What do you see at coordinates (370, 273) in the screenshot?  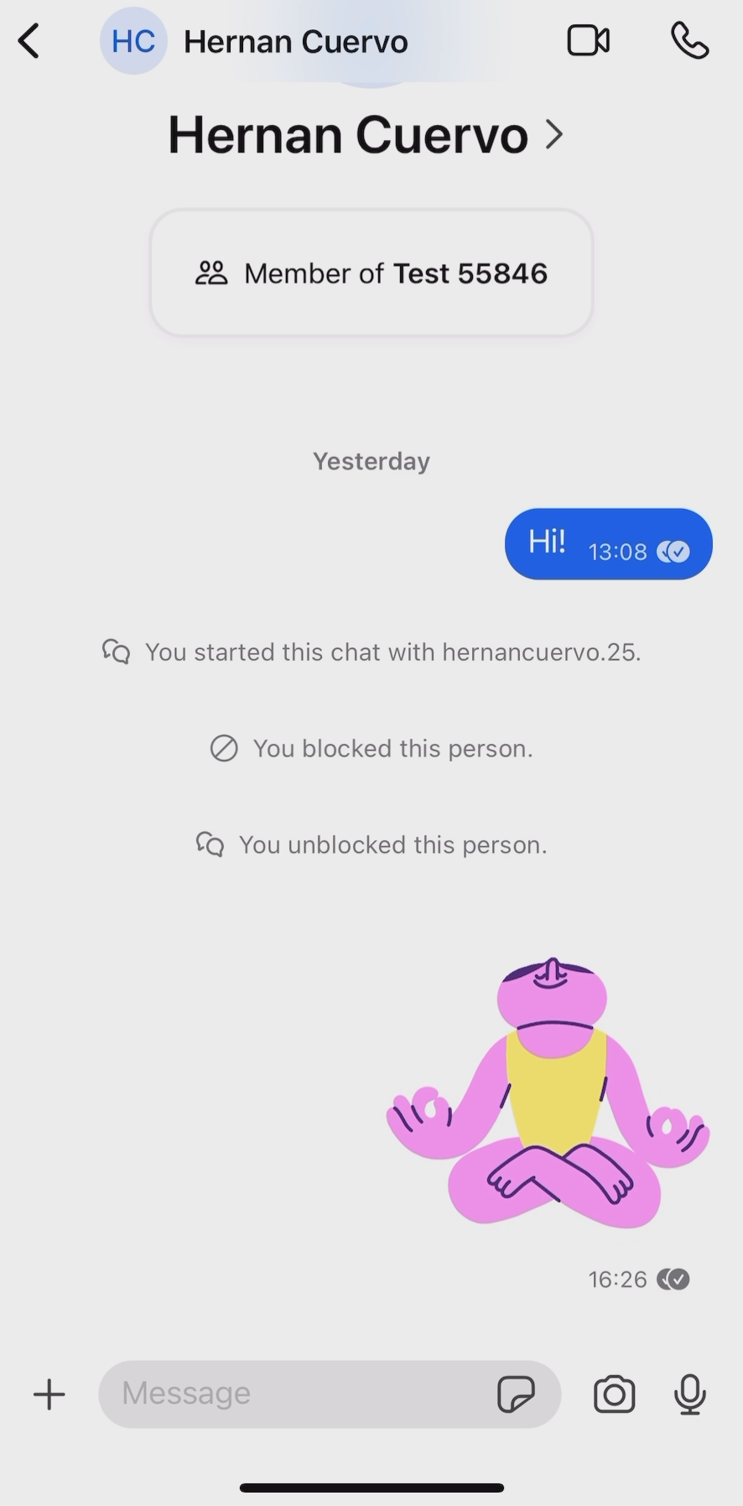 I see `Member of the test group` at bounding box center [370, 273].